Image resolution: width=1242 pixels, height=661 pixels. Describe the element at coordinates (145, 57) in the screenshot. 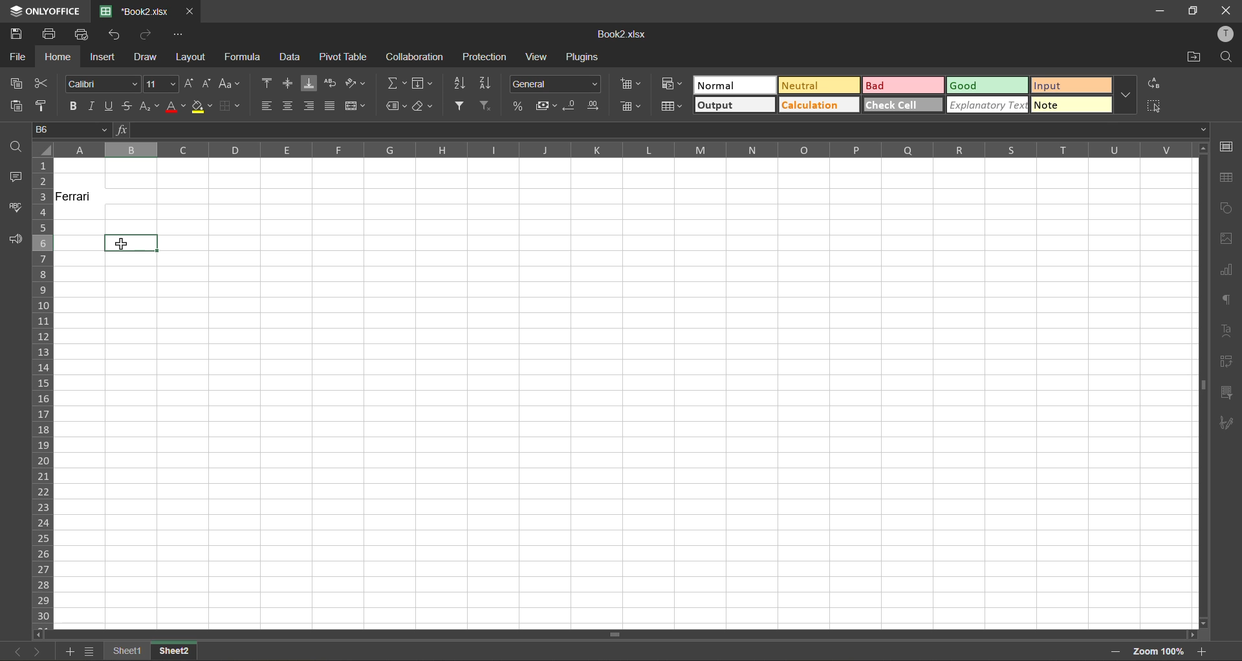

I see `draw` at that location.